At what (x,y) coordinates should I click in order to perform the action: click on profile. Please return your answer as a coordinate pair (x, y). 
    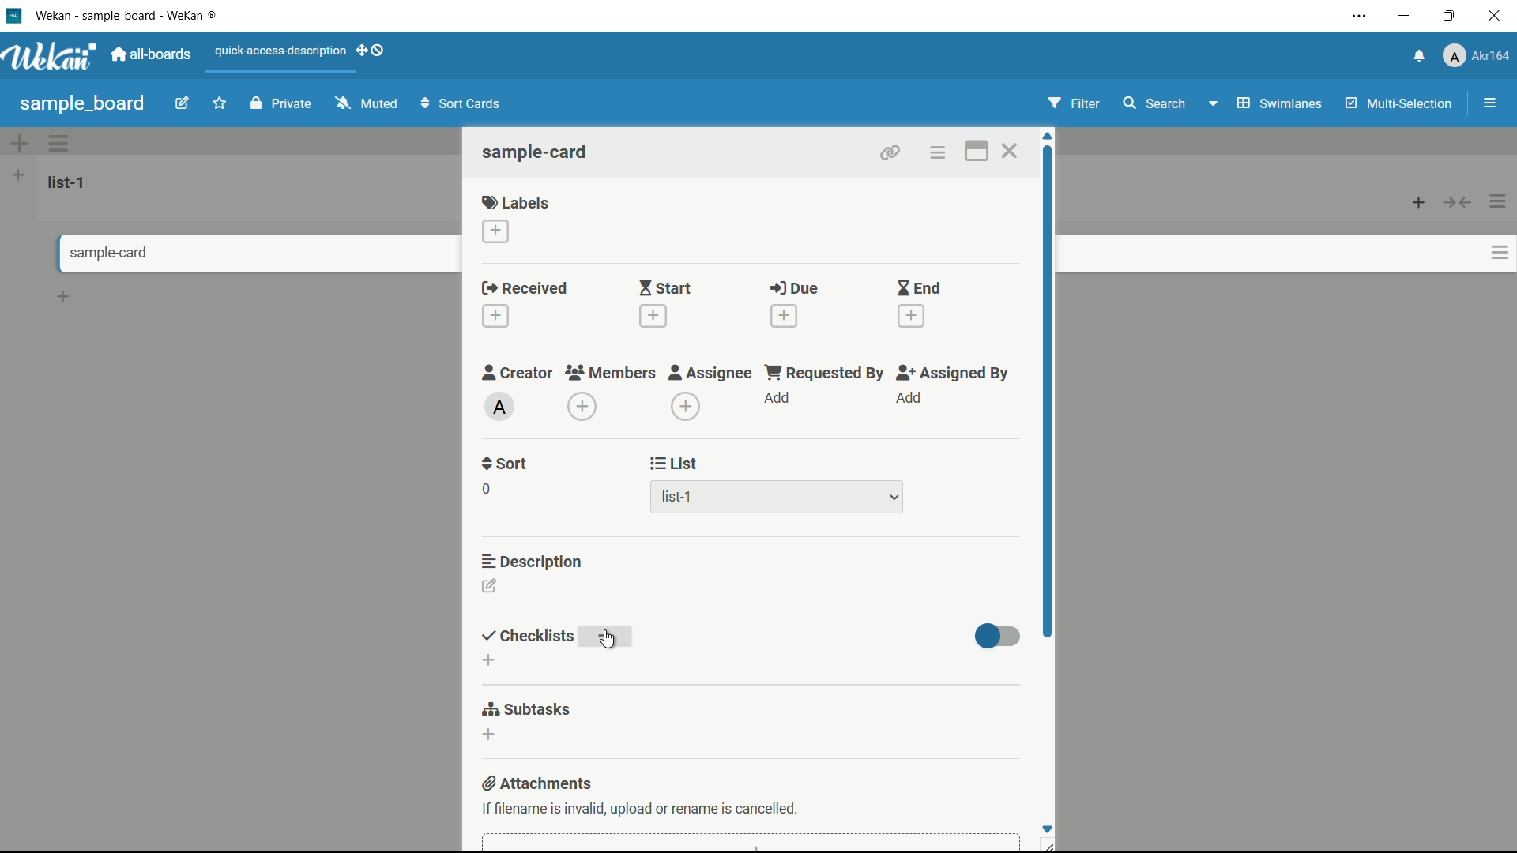
    Looking at the image, I should click on (1476, 58).